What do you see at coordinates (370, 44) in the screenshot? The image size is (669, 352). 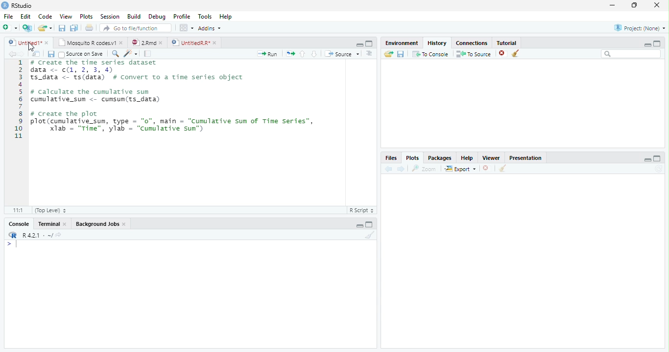 I see `Maximize` at bounding box center [370, 44].